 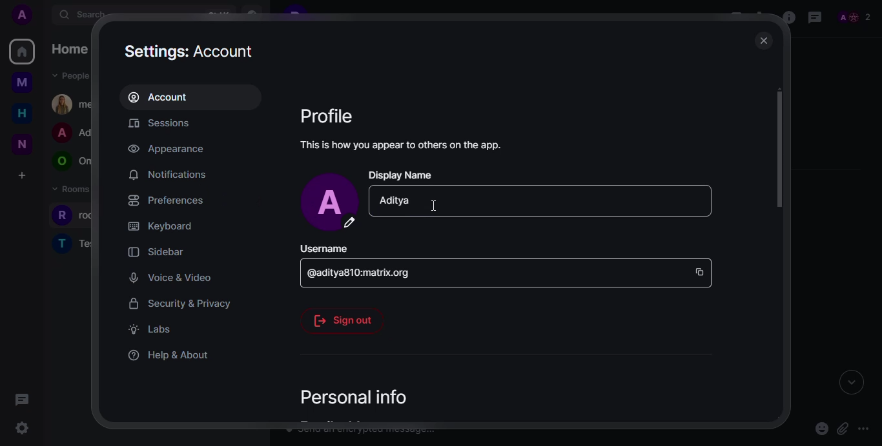 What do you see at coordinates (847, 382) in the screenshot?
I see `expand` at bounding box center [847, 382].